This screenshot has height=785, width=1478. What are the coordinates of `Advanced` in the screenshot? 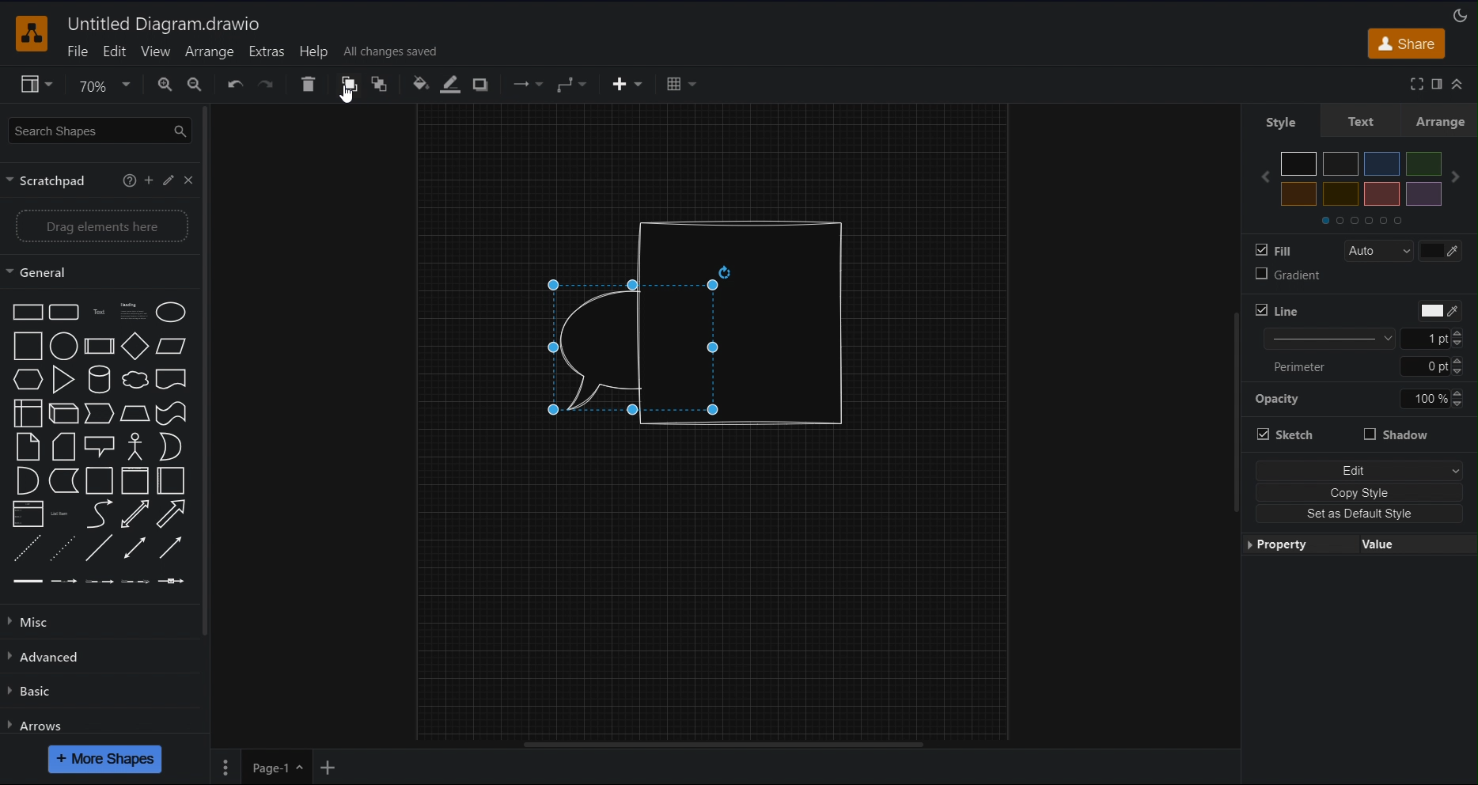 It's located at (100, 657).